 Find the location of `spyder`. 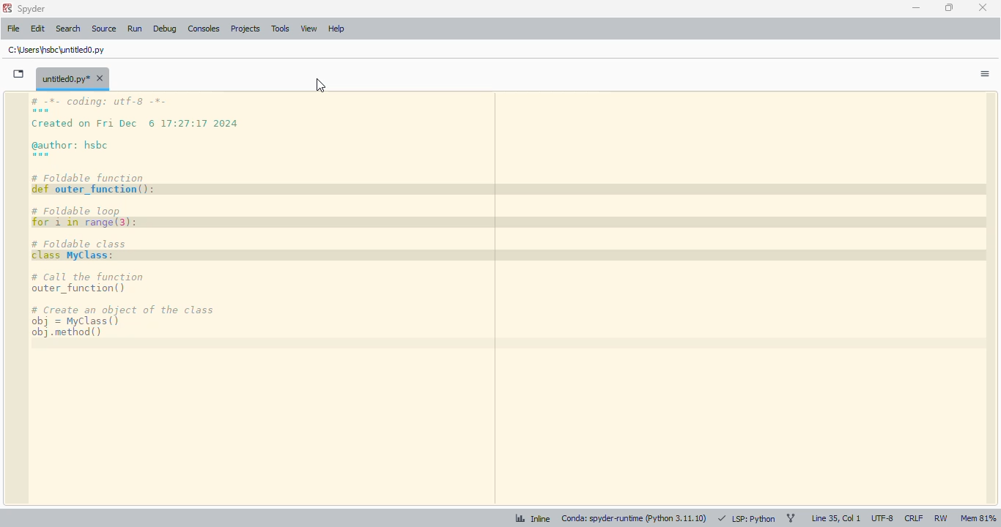

spyder is located at coordinates (32, 8).